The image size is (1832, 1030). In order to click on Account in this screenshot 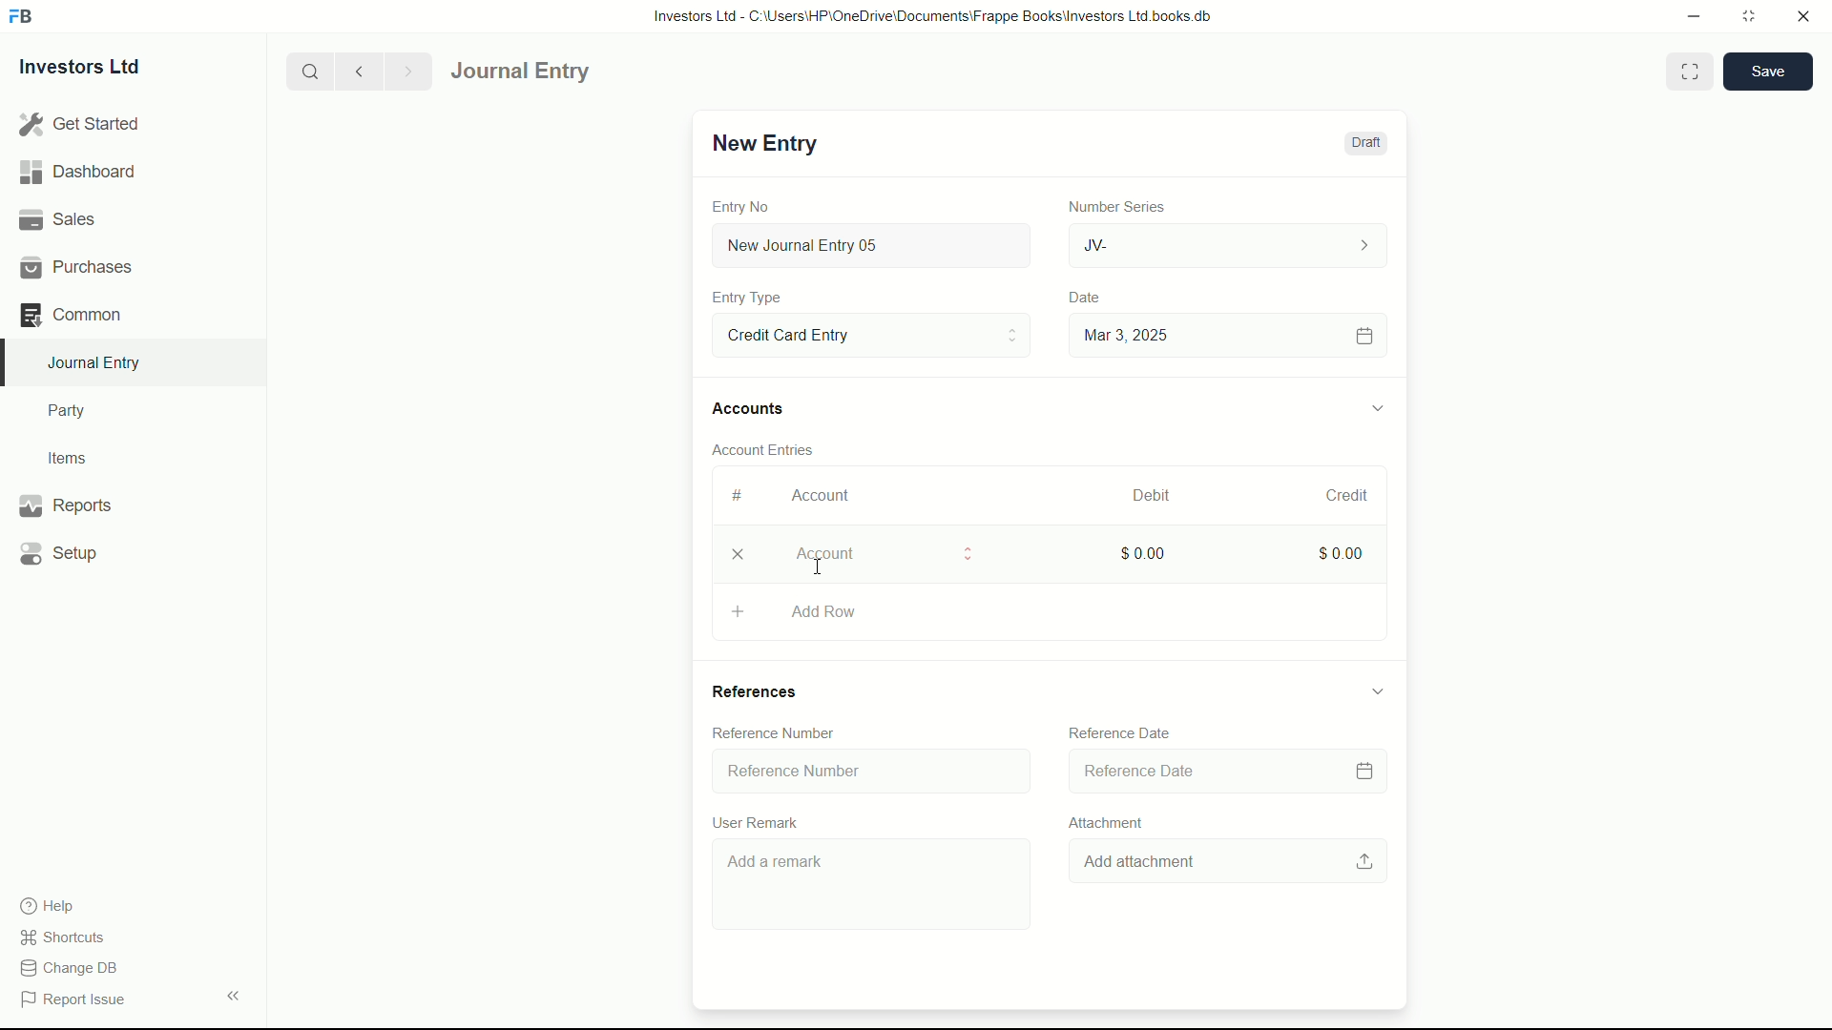, I will do `click(822, 495)`.